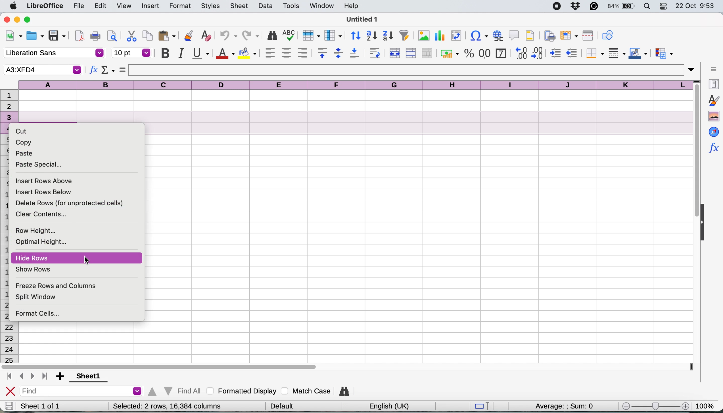 The image size is (723, 413). I want to click on format as date, so click(500, 52).